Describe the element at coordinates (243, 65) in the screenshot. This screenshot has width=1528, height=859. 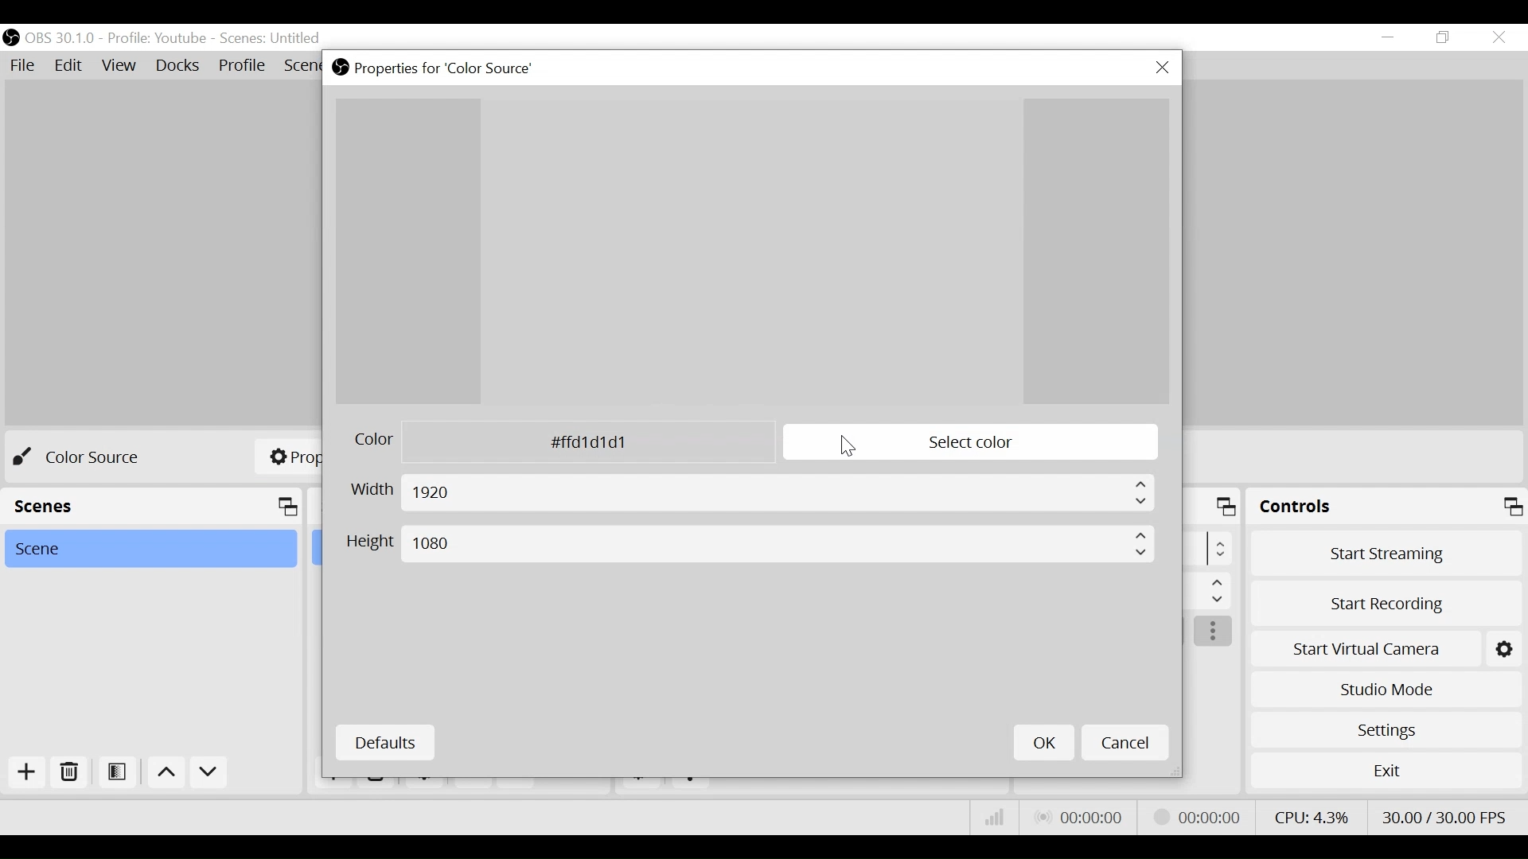
I see `Profile` at that location.